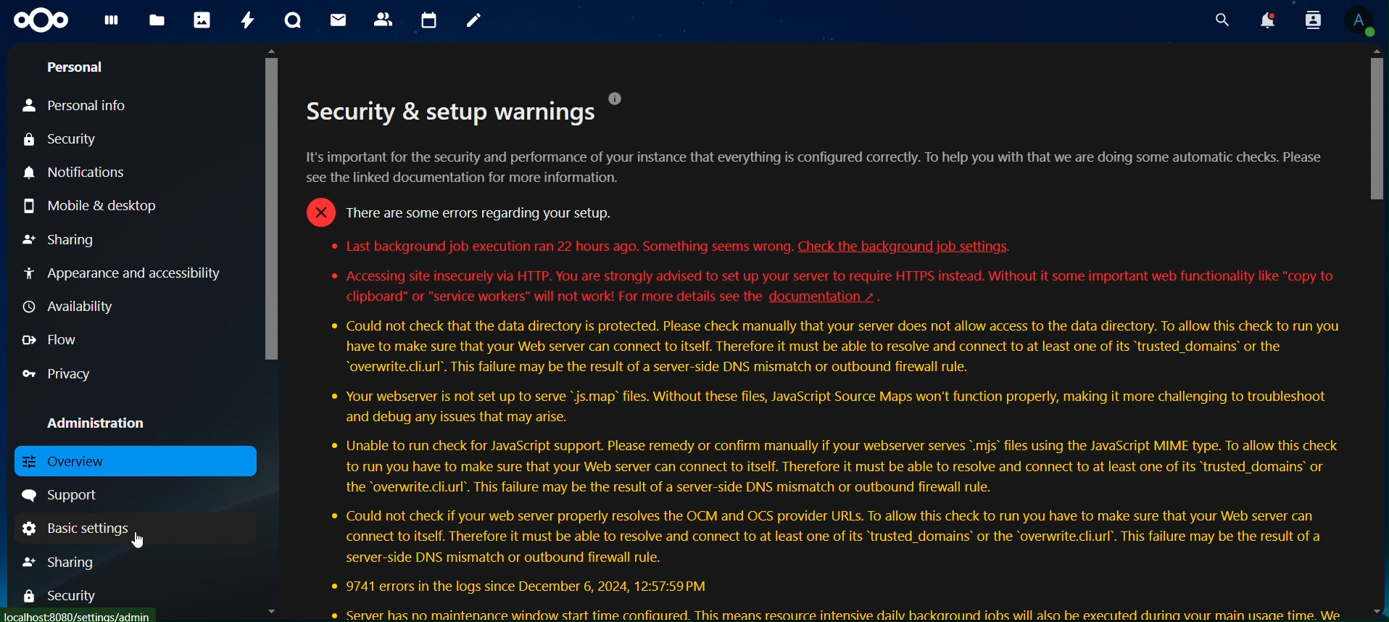 Image resolution: width=1389 pixels, height=622 pixels. I want to click on mail, so click(337, 20).